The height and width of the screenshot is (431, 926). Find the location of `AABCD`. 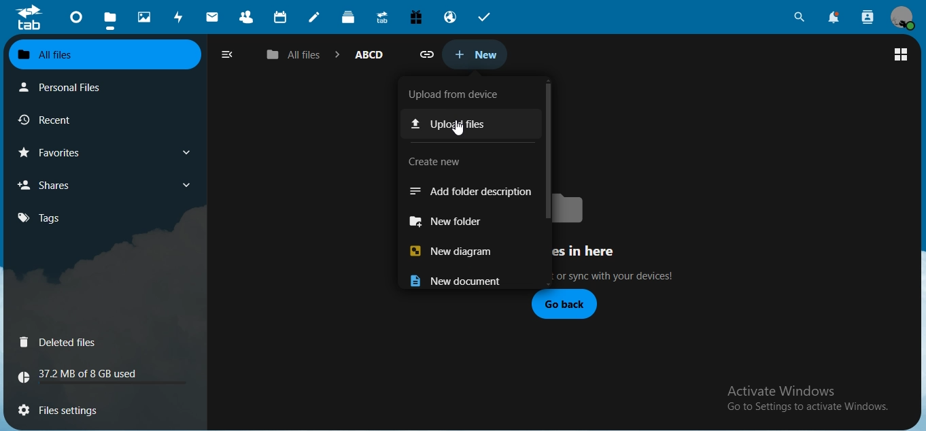

AABCD is located at coordinates (369, 54).